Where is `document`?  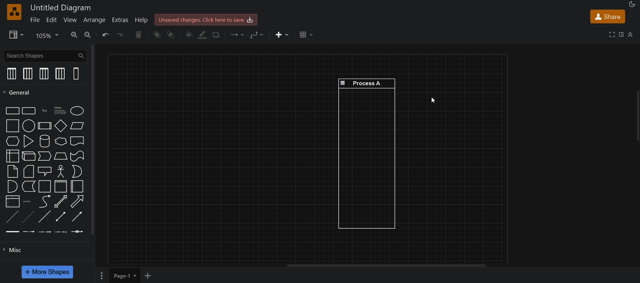 document is located at coordinates (78, 141).